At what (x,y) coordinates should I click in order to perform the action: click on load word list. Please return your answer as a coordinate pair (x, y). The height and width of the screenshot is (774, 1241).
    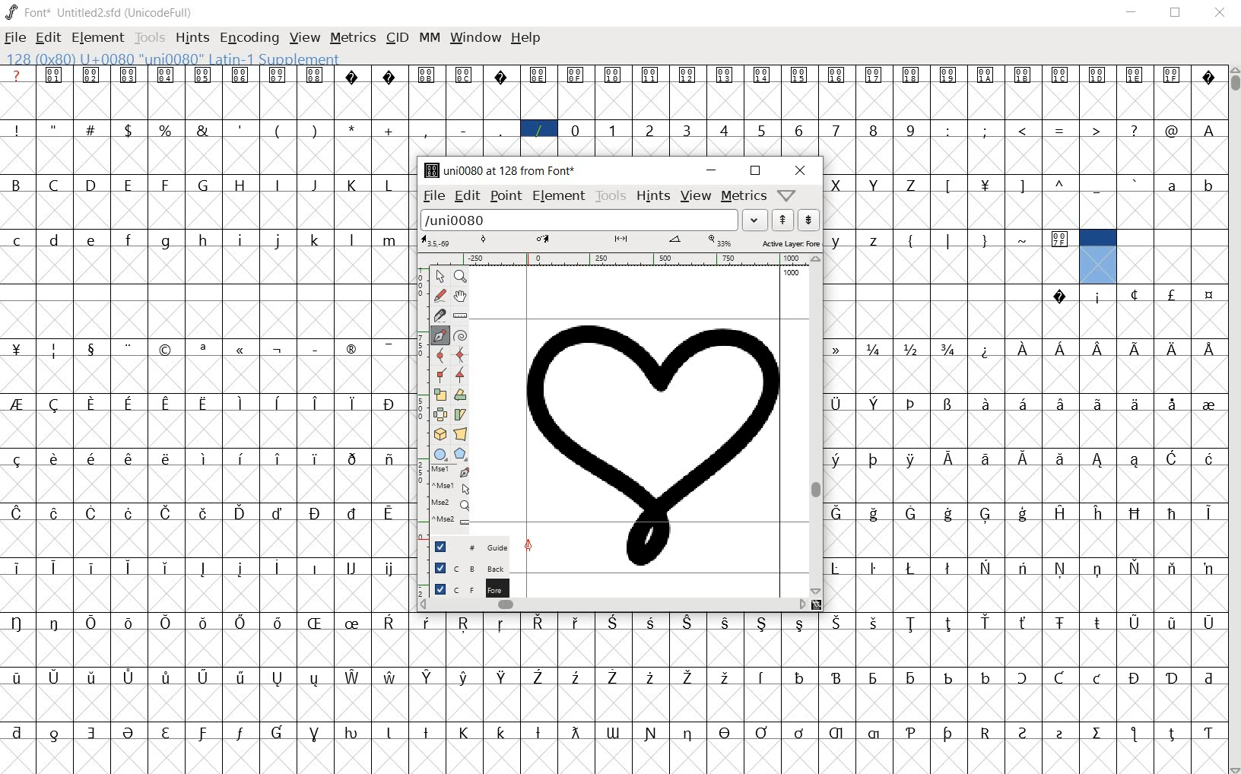
    Looking at the image, I should click on (579, 220).